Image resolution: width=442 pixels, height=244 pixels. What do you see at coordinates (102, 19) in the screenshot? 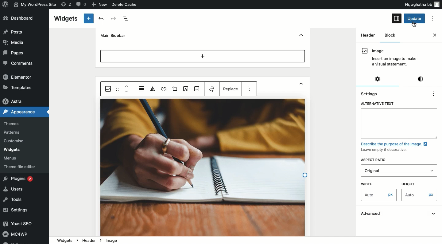
I see `Undo` at bounding box center [102, 19].